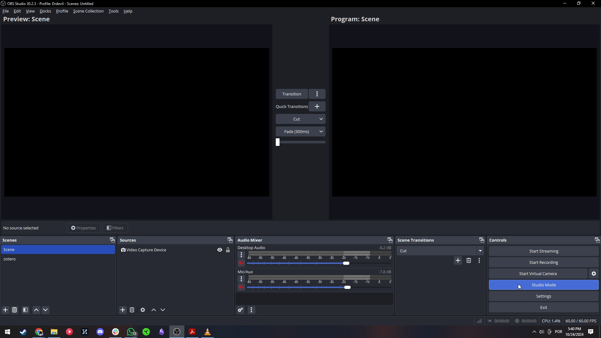 Image resolution: width=601 pixels, height=338 pixels. Describe the element at coordinates (138, 122) in the screenshot. I see `Preview display` at that location.